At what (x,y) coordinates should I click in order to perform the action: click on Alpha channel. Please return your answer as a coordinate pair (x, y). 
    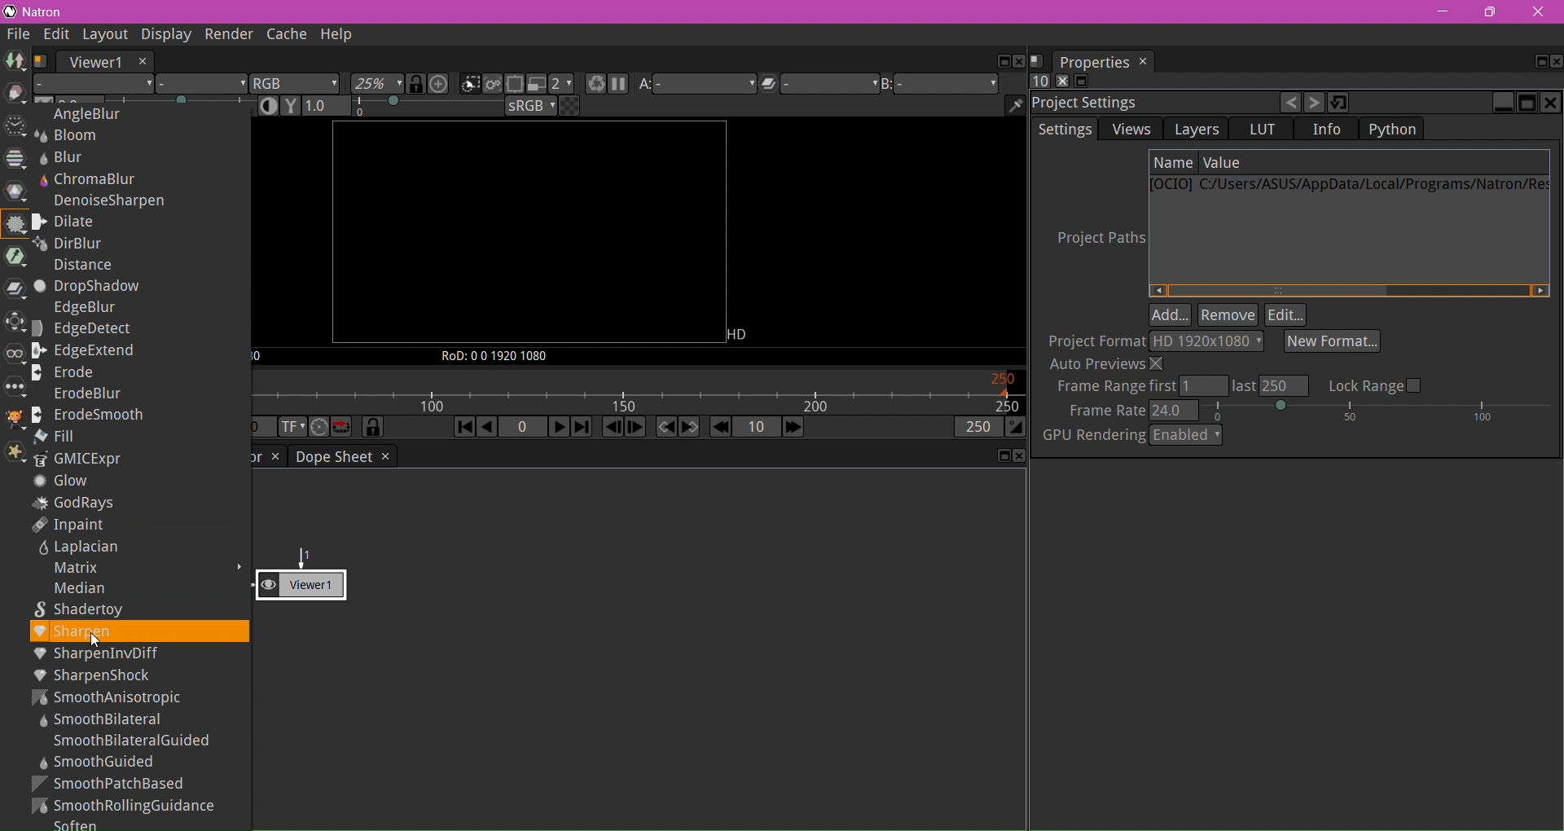
    Looking at the image, I should click on (202, 86).